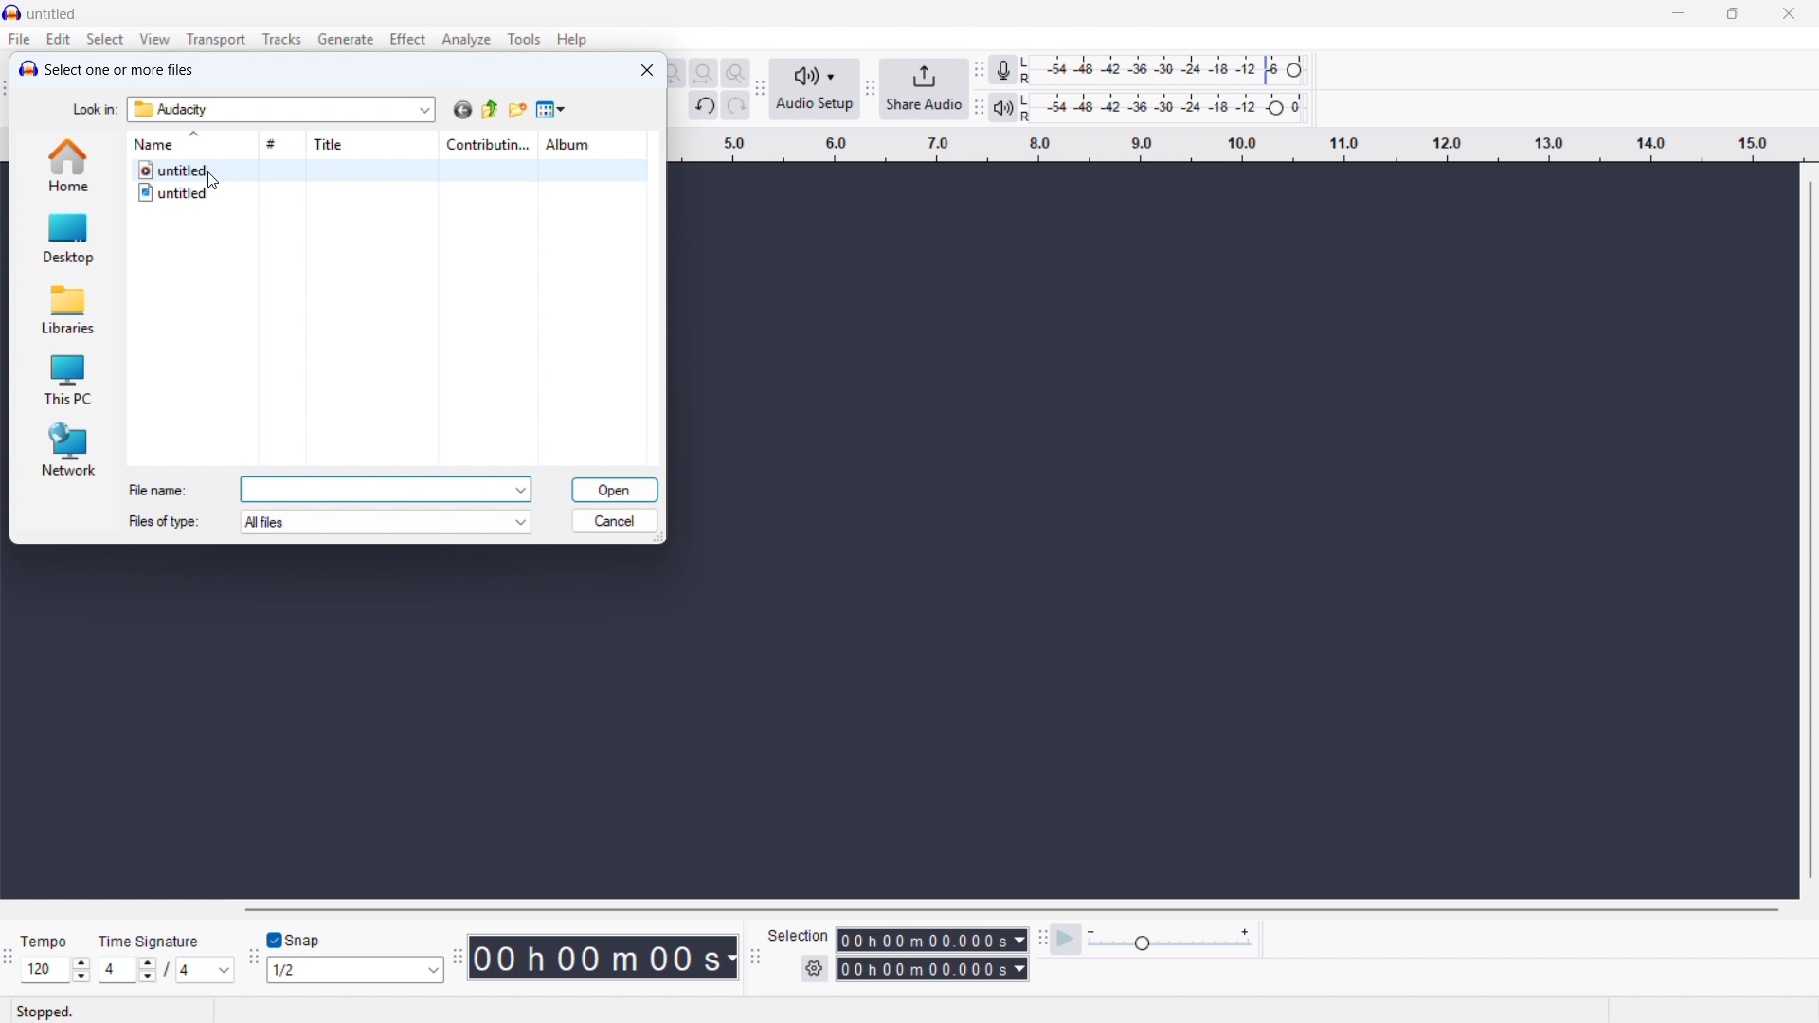 This screenshot has height=1023, width=1819. What do you see at coordinates (387, 522) in the screenshot?
I see `Select file type ` at bounding box center [387, 522].